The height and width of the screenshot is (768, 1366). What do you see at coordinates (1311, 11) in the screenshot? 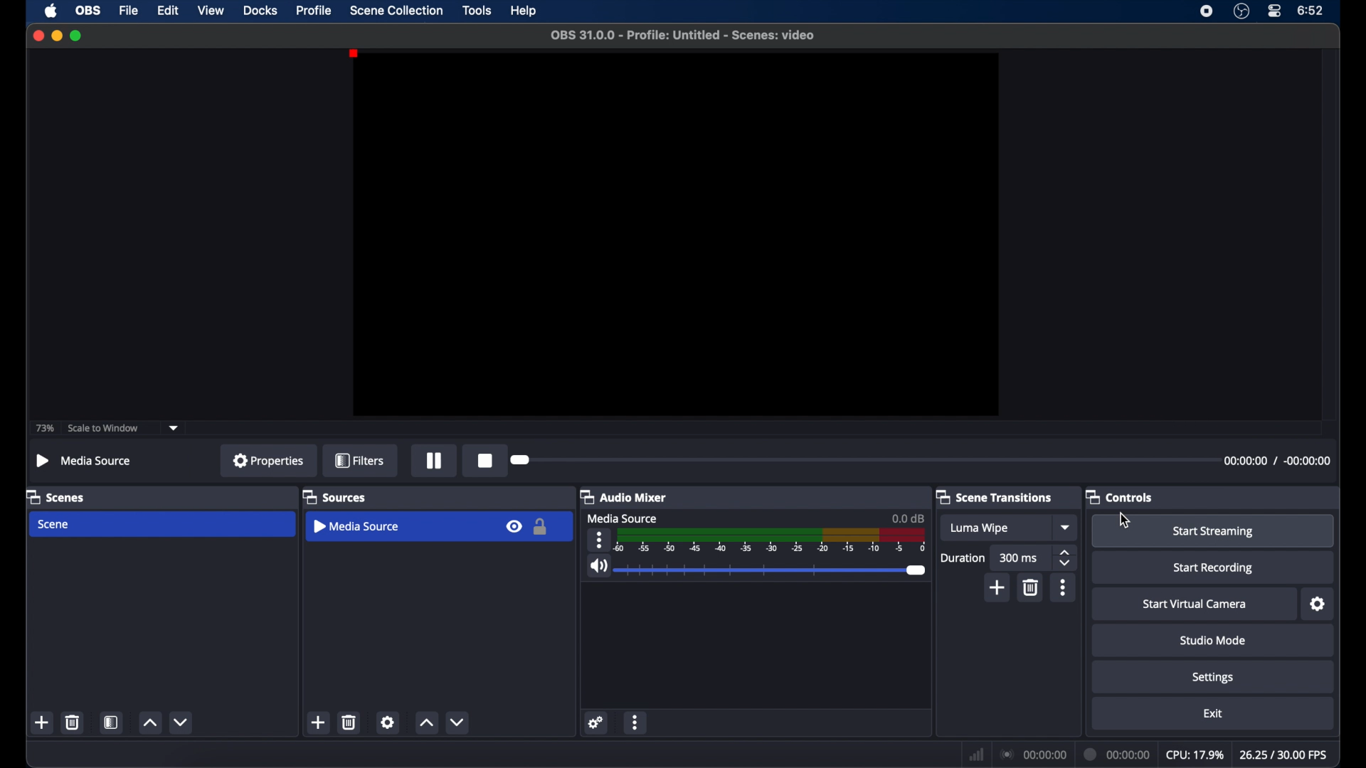
I see `time` at bounding box center [1311, 11].